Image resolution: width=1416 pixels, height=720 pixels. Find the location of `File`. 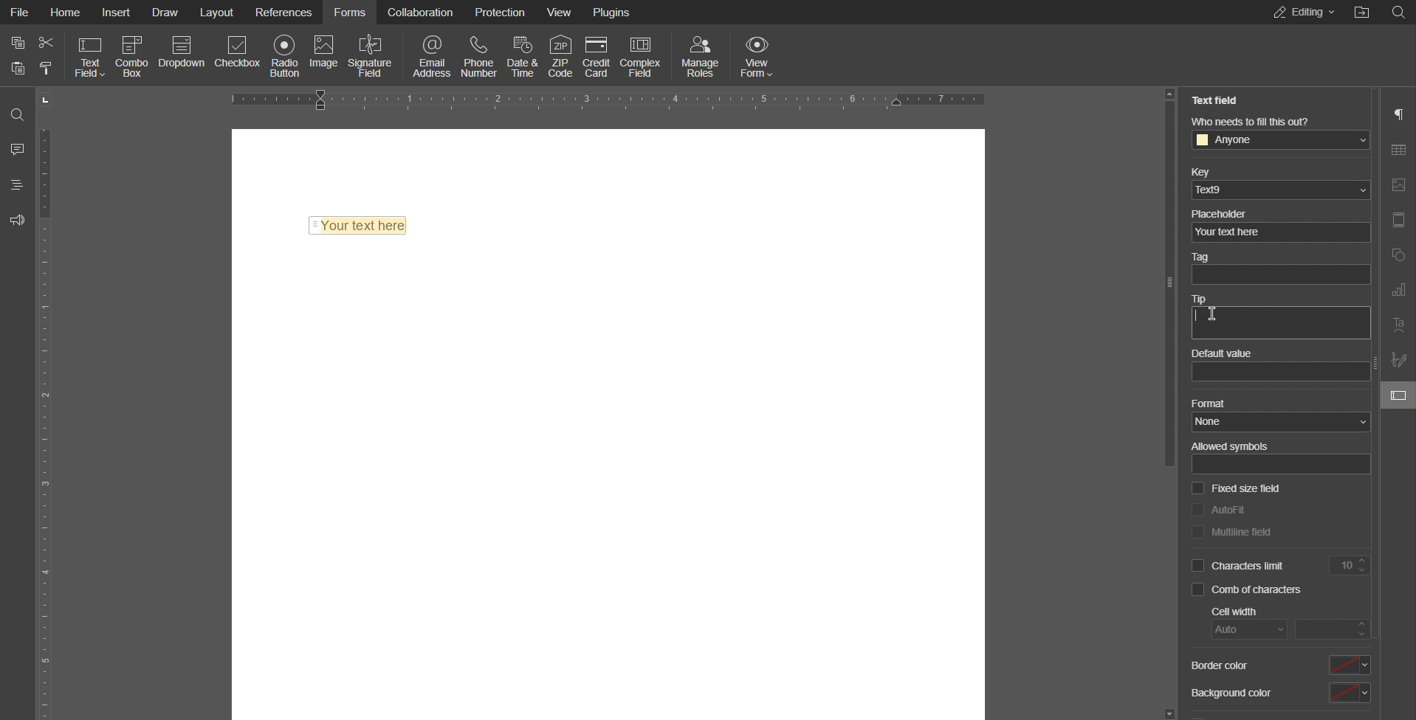

File is located at coordinates (21, 12).